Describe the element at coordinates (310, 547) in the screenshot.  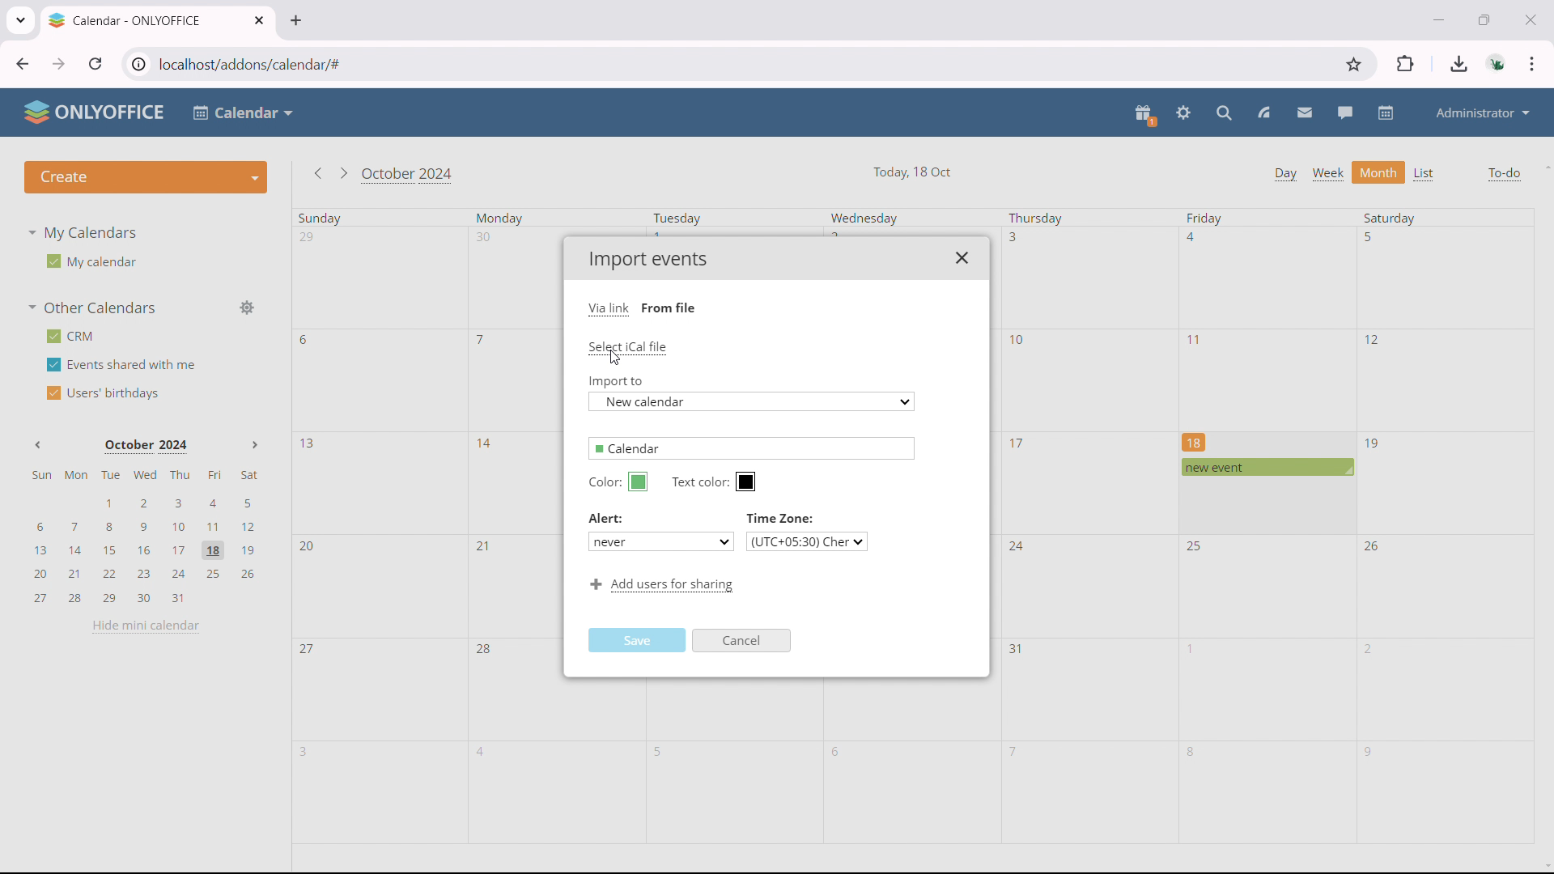
I see `20` at that location.